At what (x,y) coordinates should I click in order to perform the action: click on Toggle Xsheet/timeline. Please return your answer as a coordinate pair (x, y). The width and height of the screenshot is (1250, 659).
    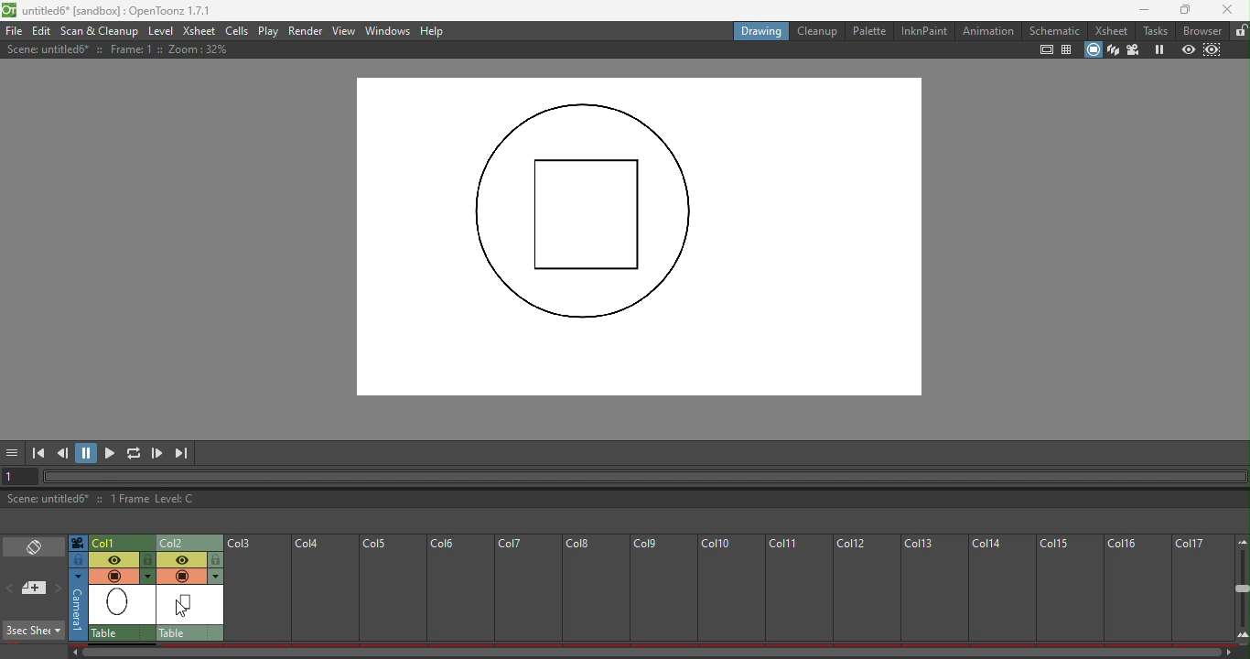
    Looking at the image, I should click on (36, 546).